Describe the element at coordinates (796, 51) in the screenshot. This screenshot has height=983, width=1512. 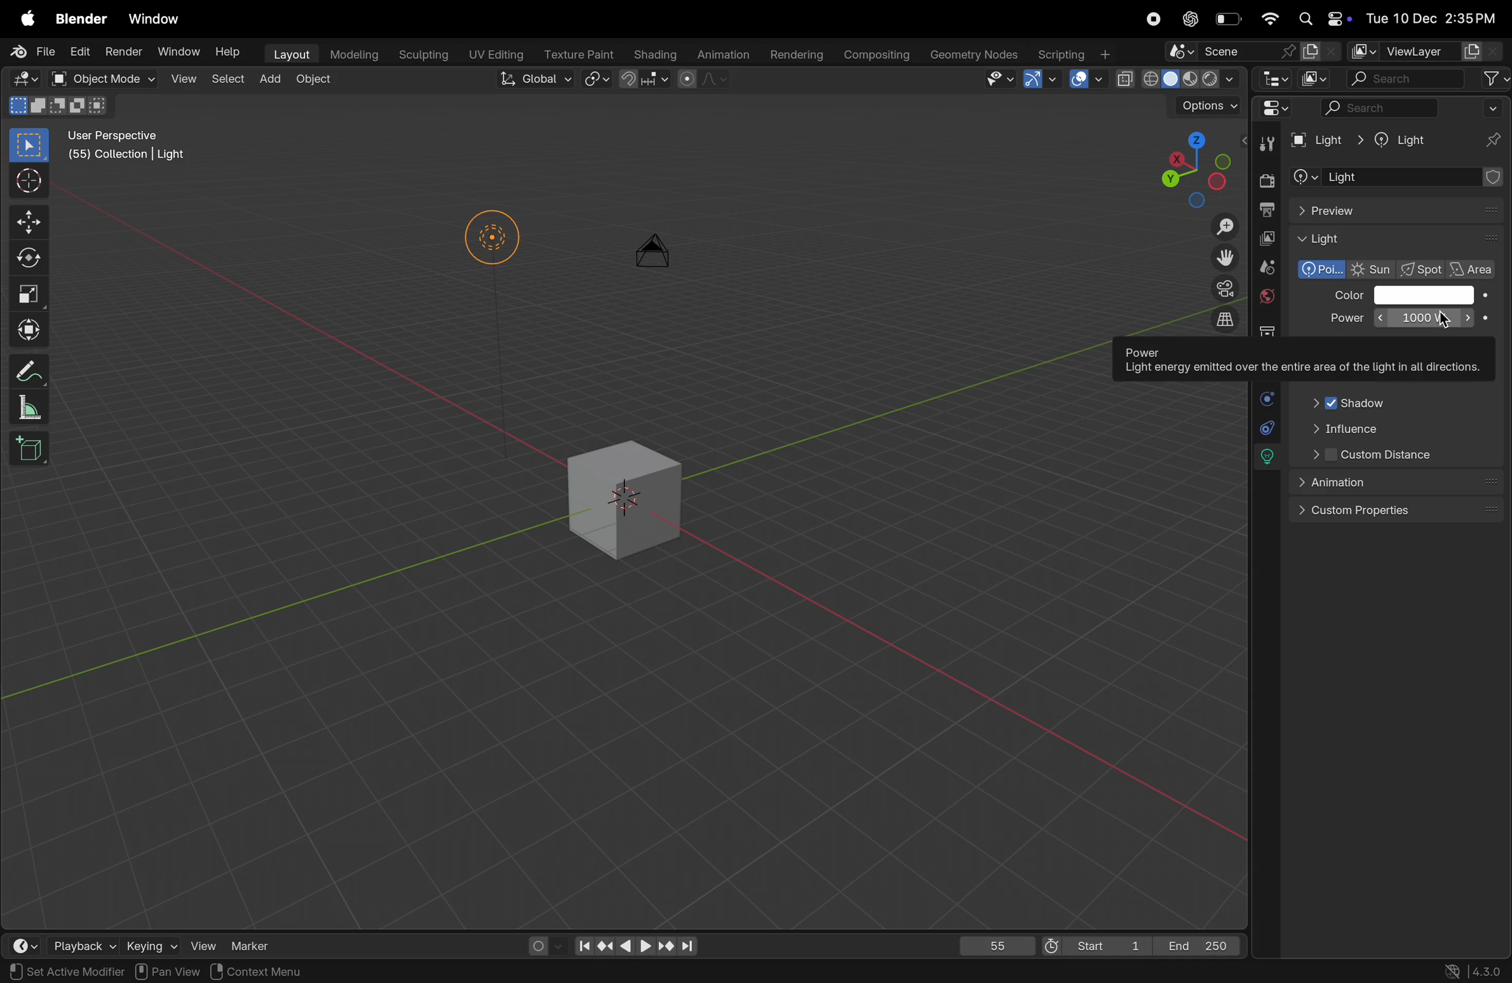
I see `rendering` at that location.